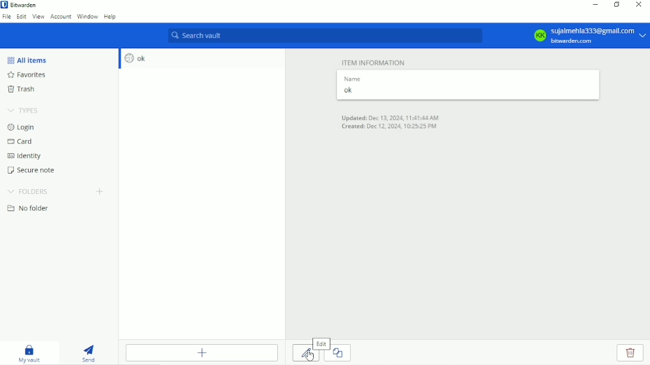 This screenshot has width=650, height=365. What do you see at coordinates (4, 5) in the screenshot?
I see `bitwarden logo` at bounding box center [4, 5].